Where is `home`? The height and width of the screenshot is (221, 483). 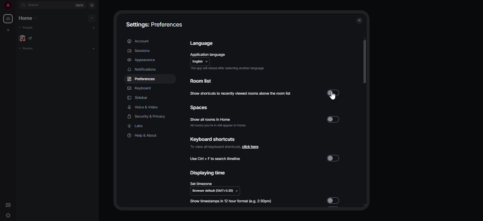
home is located at coordinates (9, 19).